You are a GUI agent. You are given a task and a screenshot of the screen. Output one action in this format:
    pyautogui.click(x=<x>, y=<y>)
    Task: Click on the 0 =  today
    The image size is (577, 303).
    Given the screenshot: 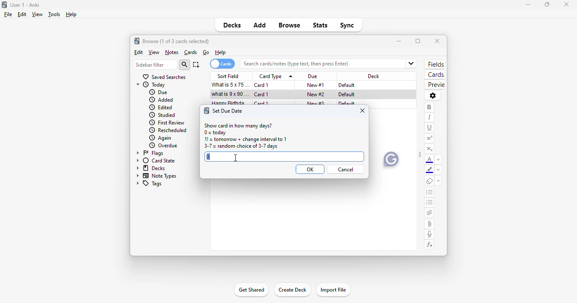 What is the action you would take?
    pyautogui.click(x=215, y=133)
    